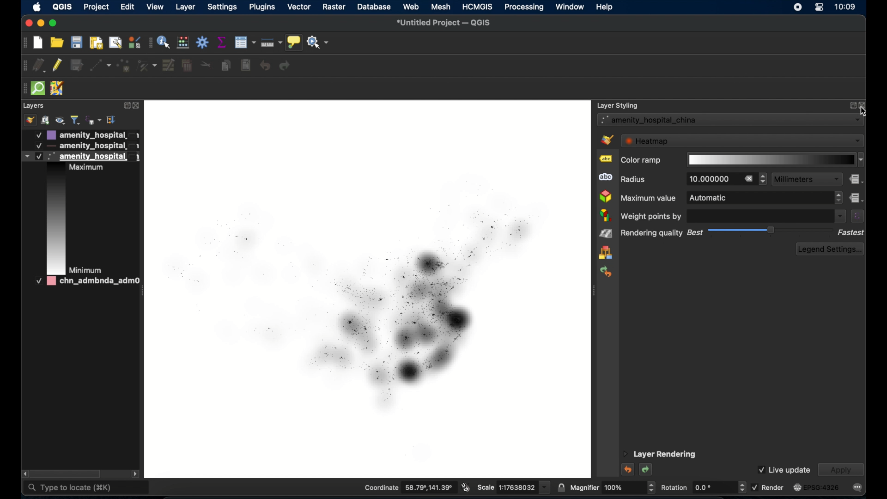 This screenshot has width=887, height=499. I want to click on Maximum, so click(90, 168).